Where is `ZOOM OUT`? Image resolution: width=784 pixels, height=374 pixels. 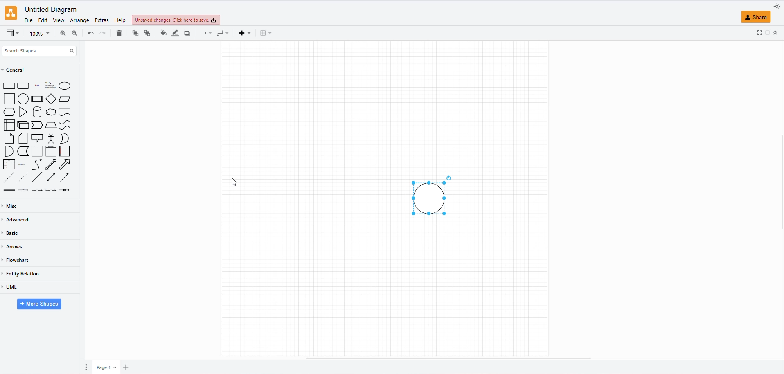 ZOOM OUT is located at coordinates (74, 32).